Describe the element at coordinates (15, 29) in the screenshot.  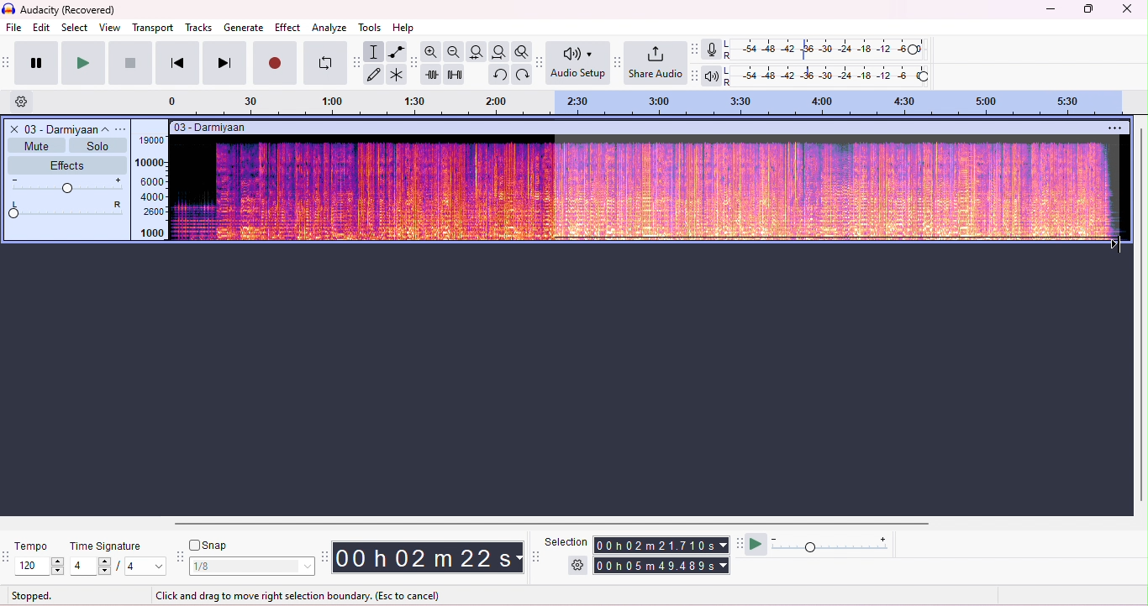
I see `file` at that location.